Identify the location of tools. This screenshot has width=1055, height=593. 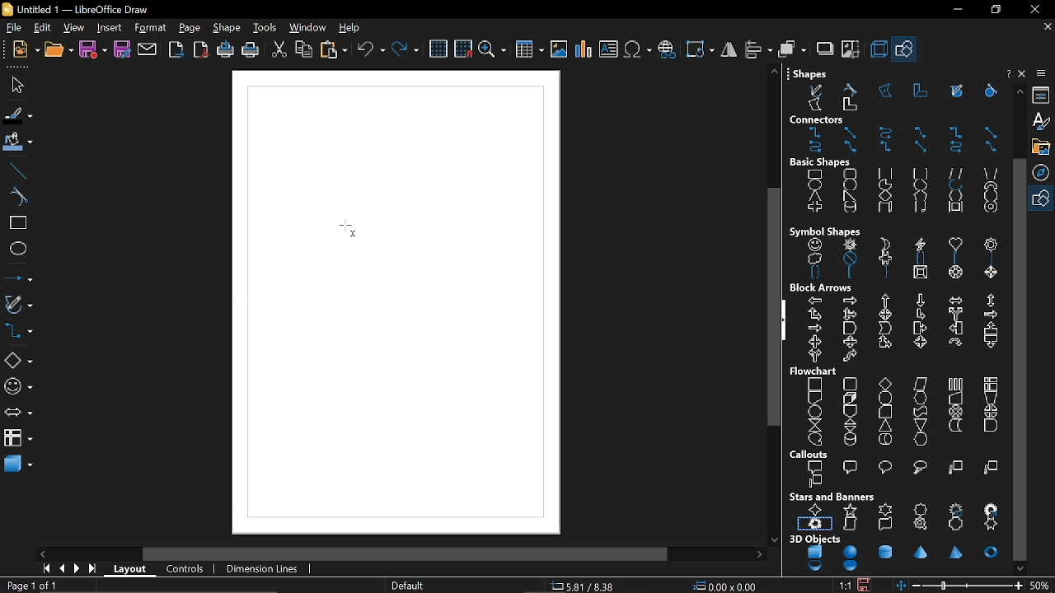
(265, 28).